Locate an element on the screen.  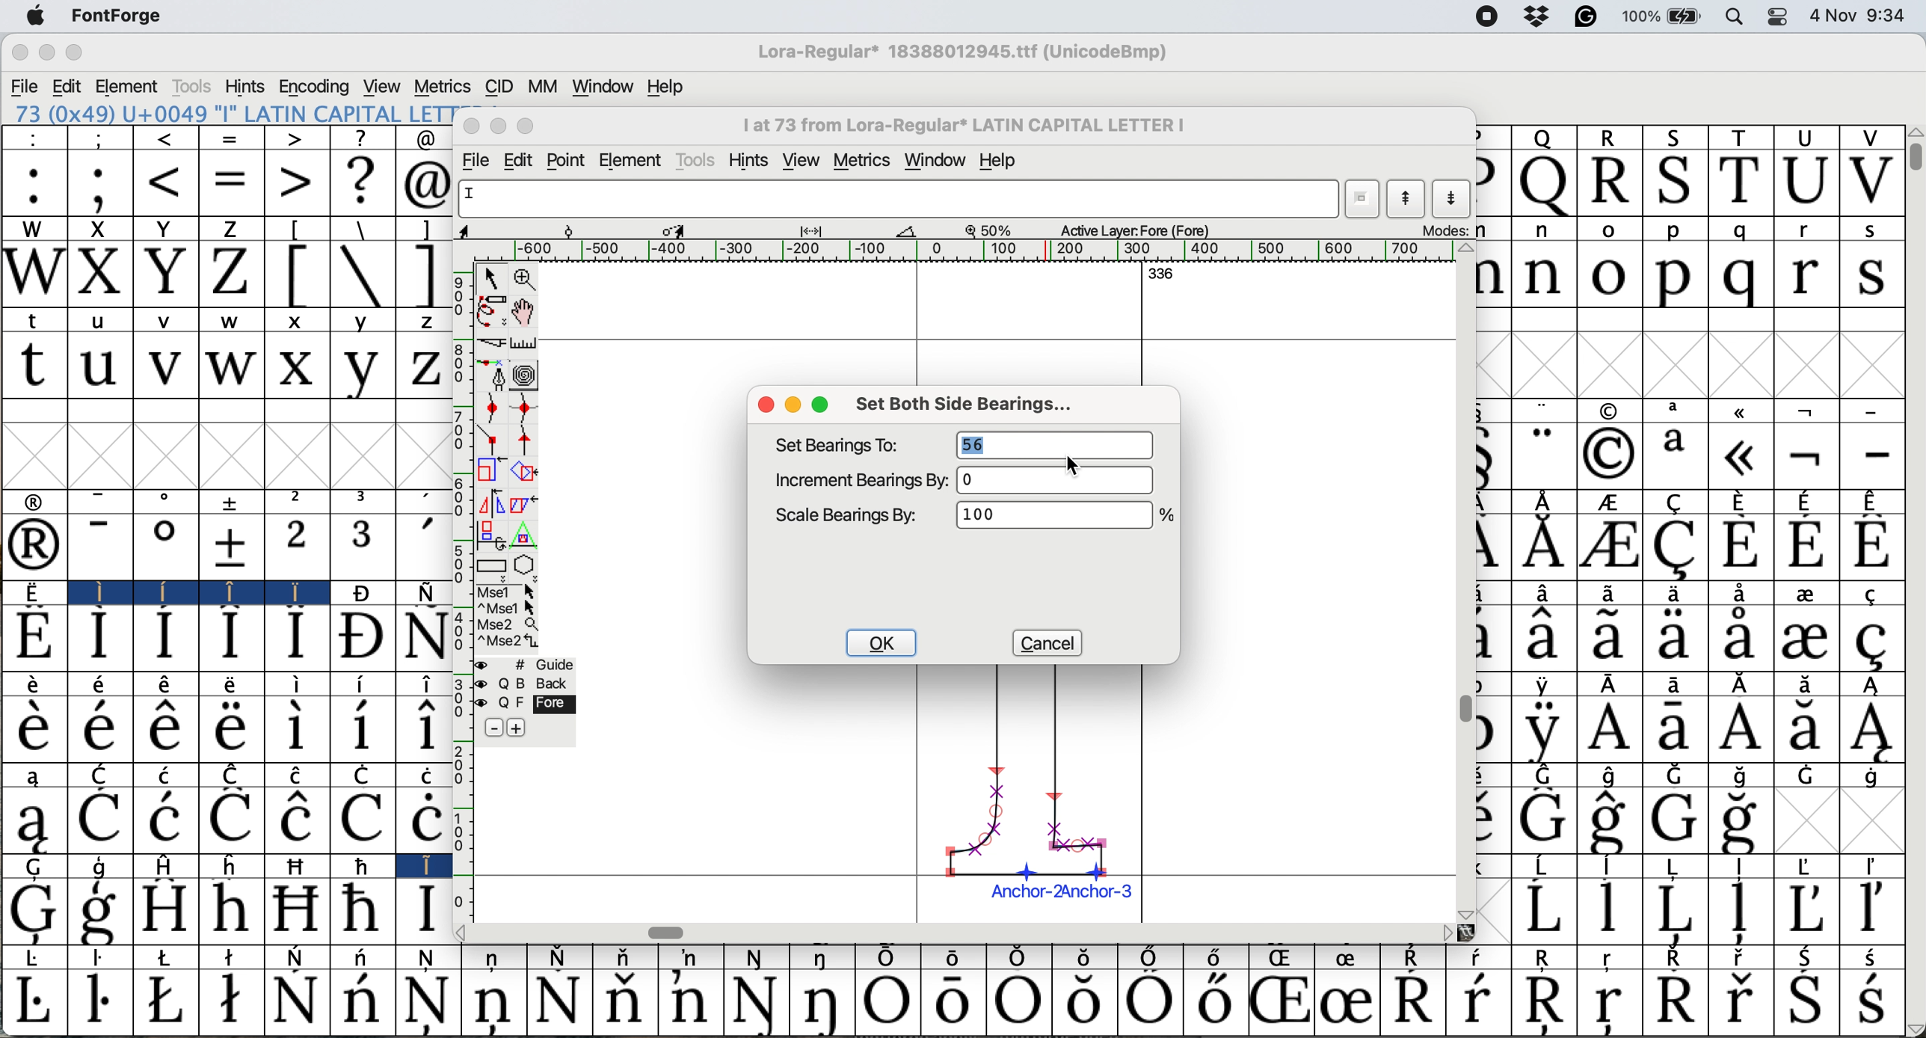
< is located at coordinates (167, 139).